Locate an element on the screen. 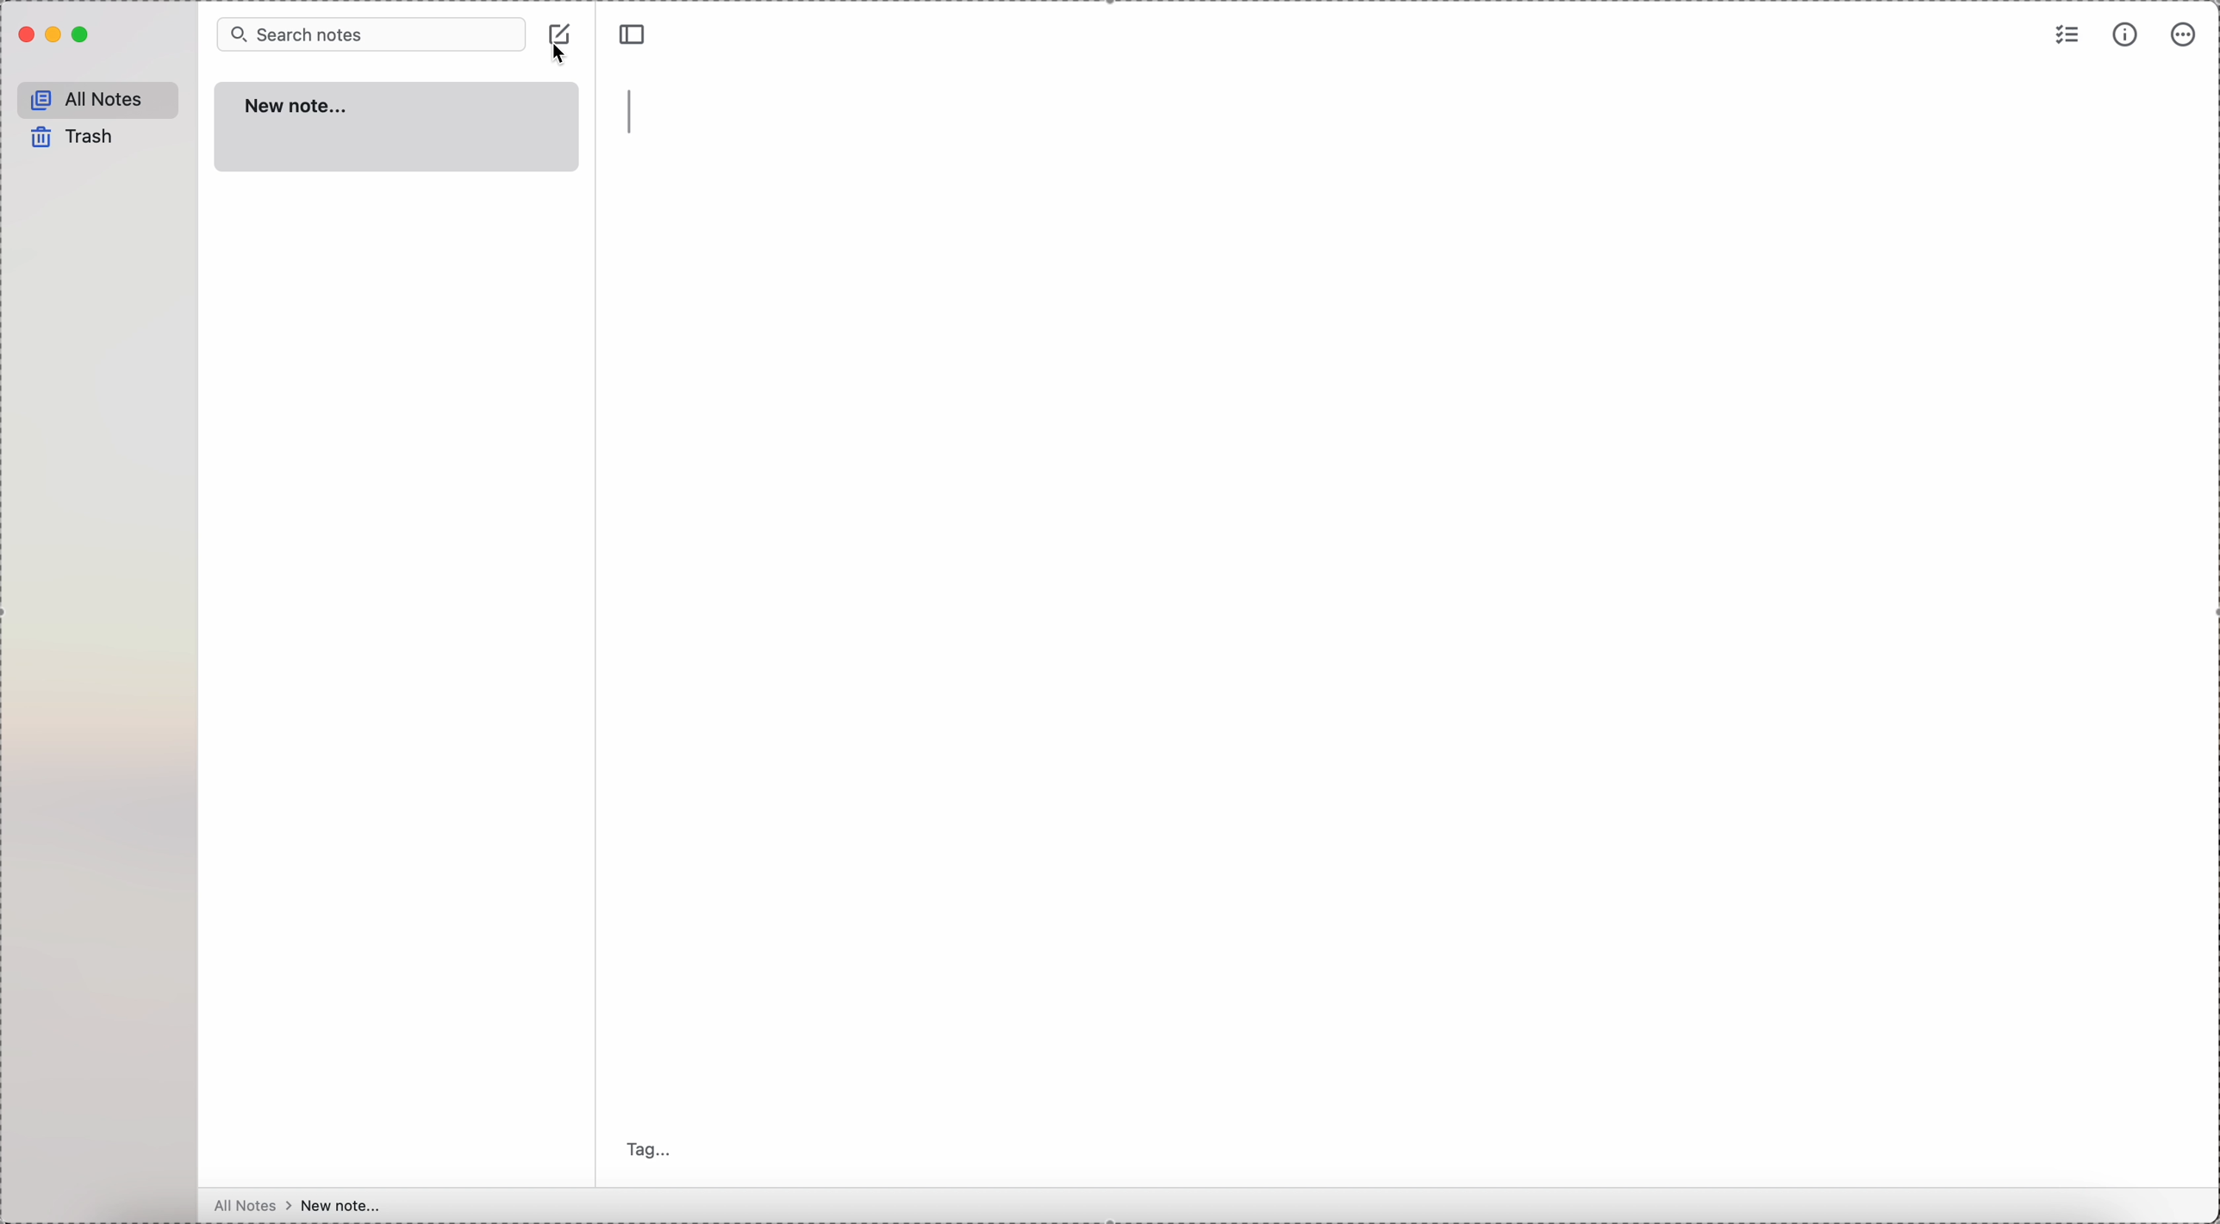 This screenshot has height=1224, width=2220. tag is located at coordinates (650, 1151).